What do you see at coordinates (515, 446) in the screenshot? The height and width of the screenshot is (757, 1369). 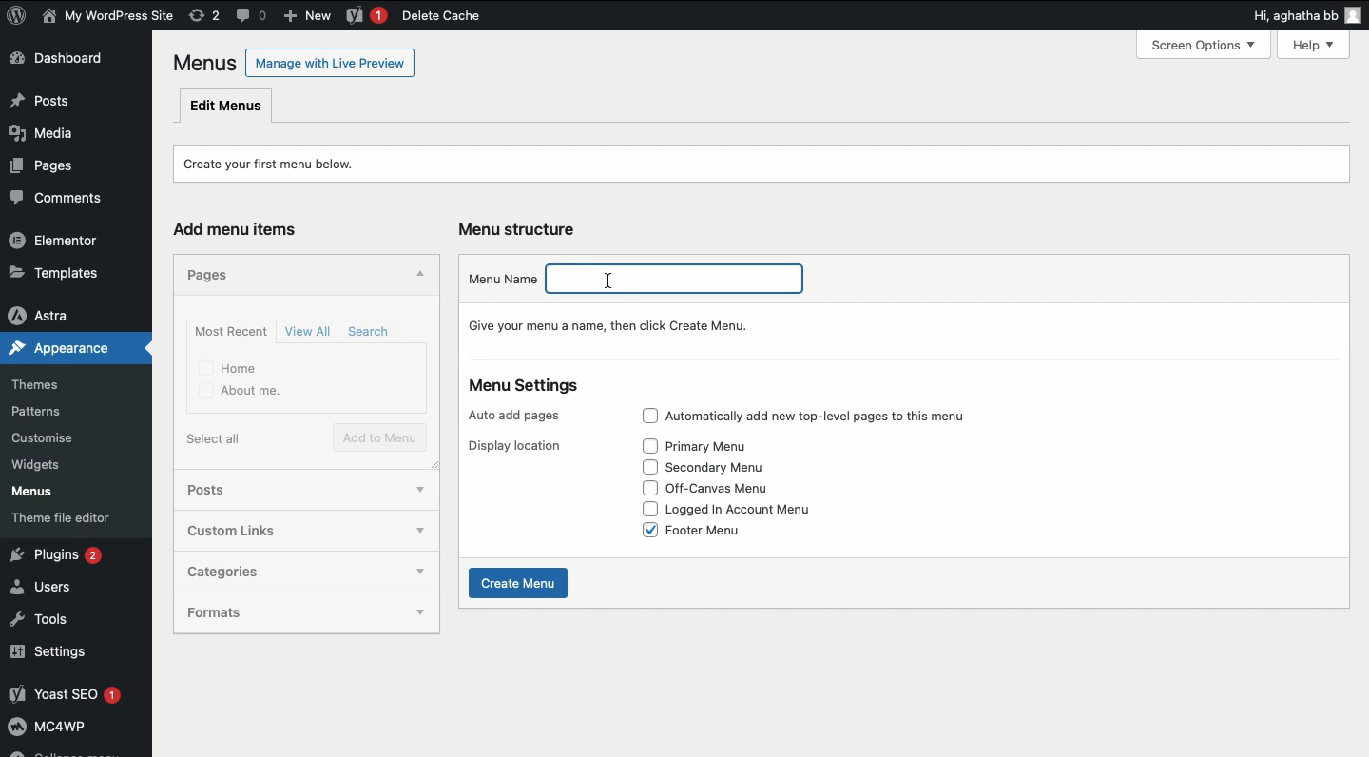 I see `Display location` at bounding box center [515, 446].